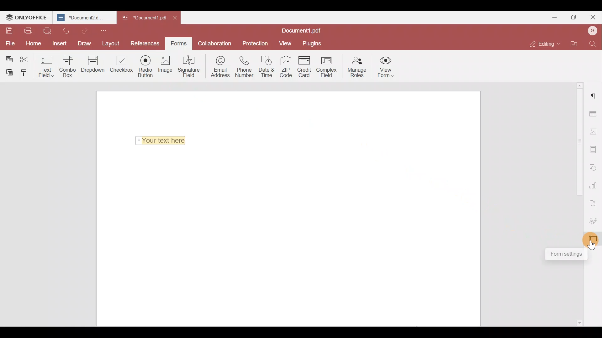 This screenshot has height=338, width=602. What do you see at coordinates (84, 31) in the screenshot?
I see `Redo` at bounding box center [84, 31].